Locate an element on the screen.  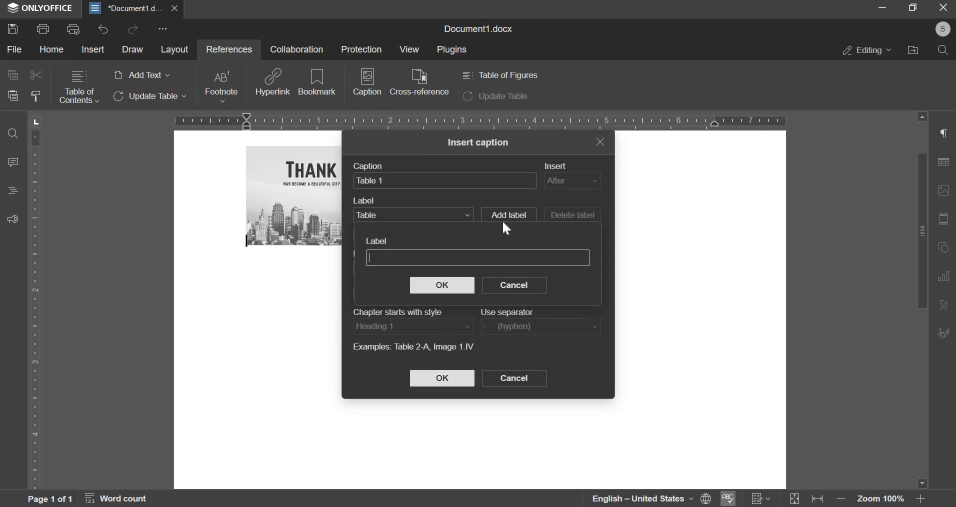
references is located at coordinates (227, 48).